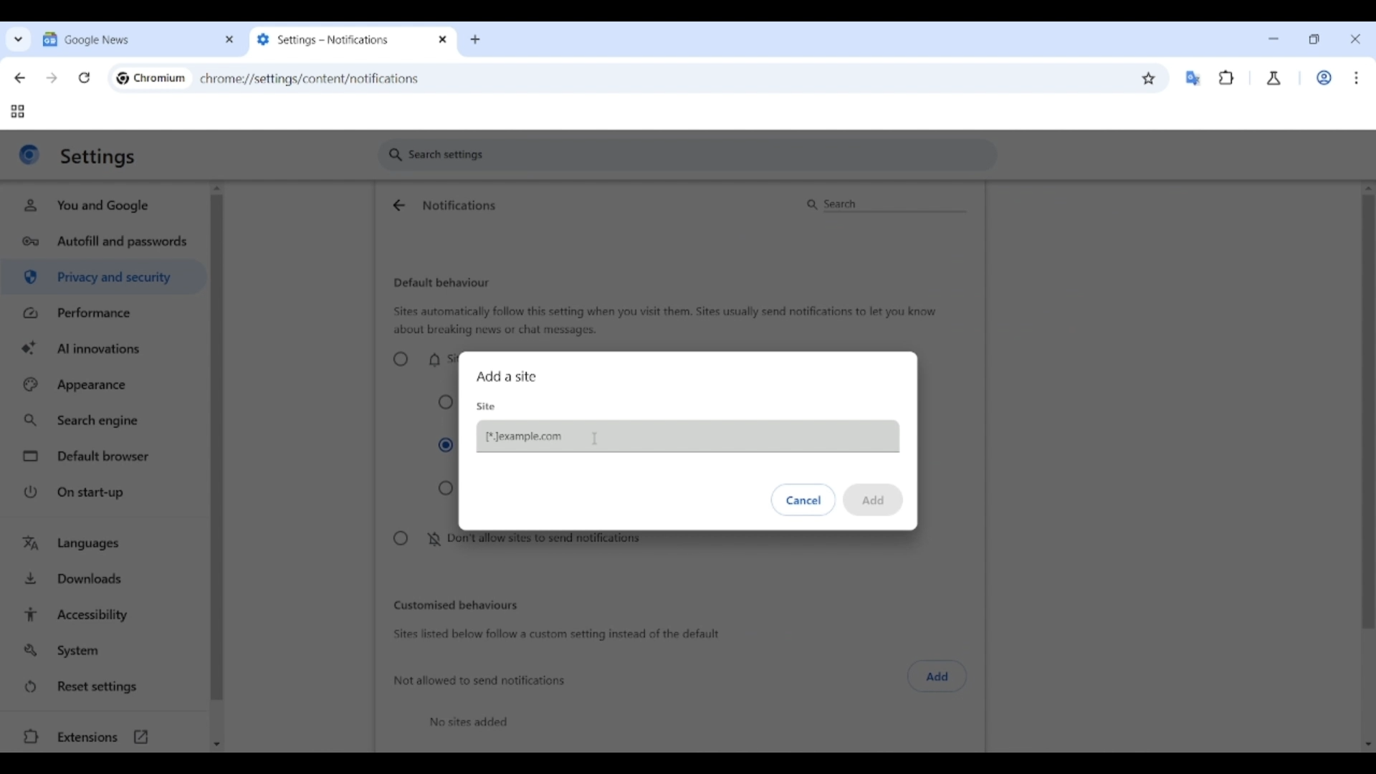 The image size is (1376, 774). Describe the element at coordinates (515, 542) in the screenshot. I see `Don't allow sites to send notifications` at that location.